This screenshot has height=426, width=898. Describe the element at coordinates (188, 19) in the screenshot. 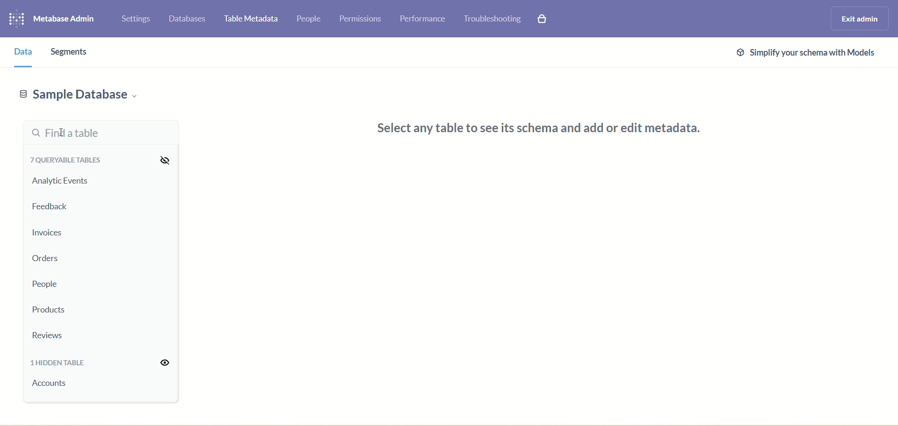

I see `databases` at that location.